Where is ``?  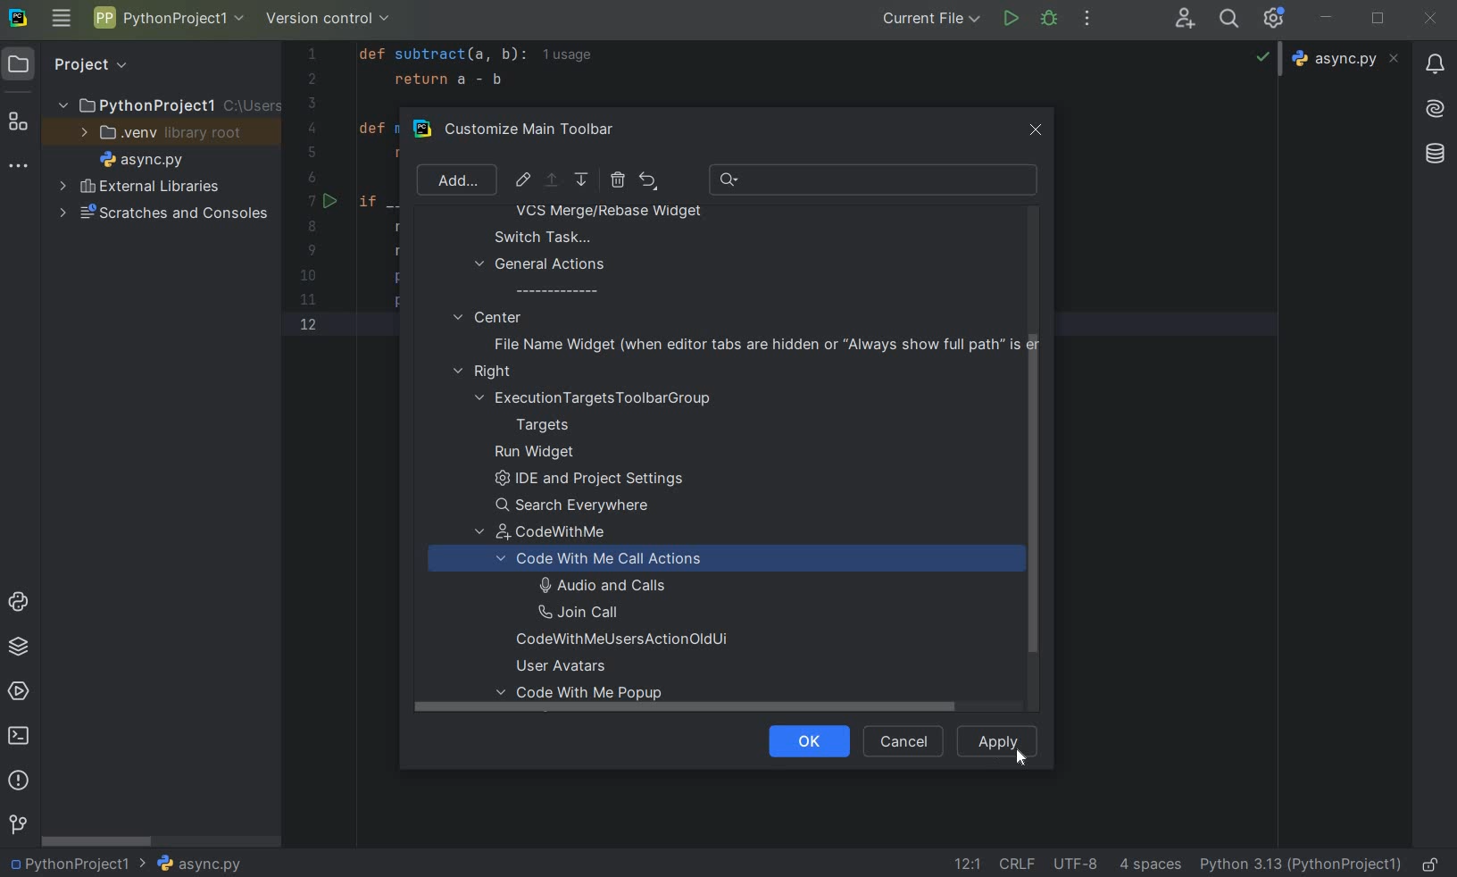  is located at coordinates (1433, 155).